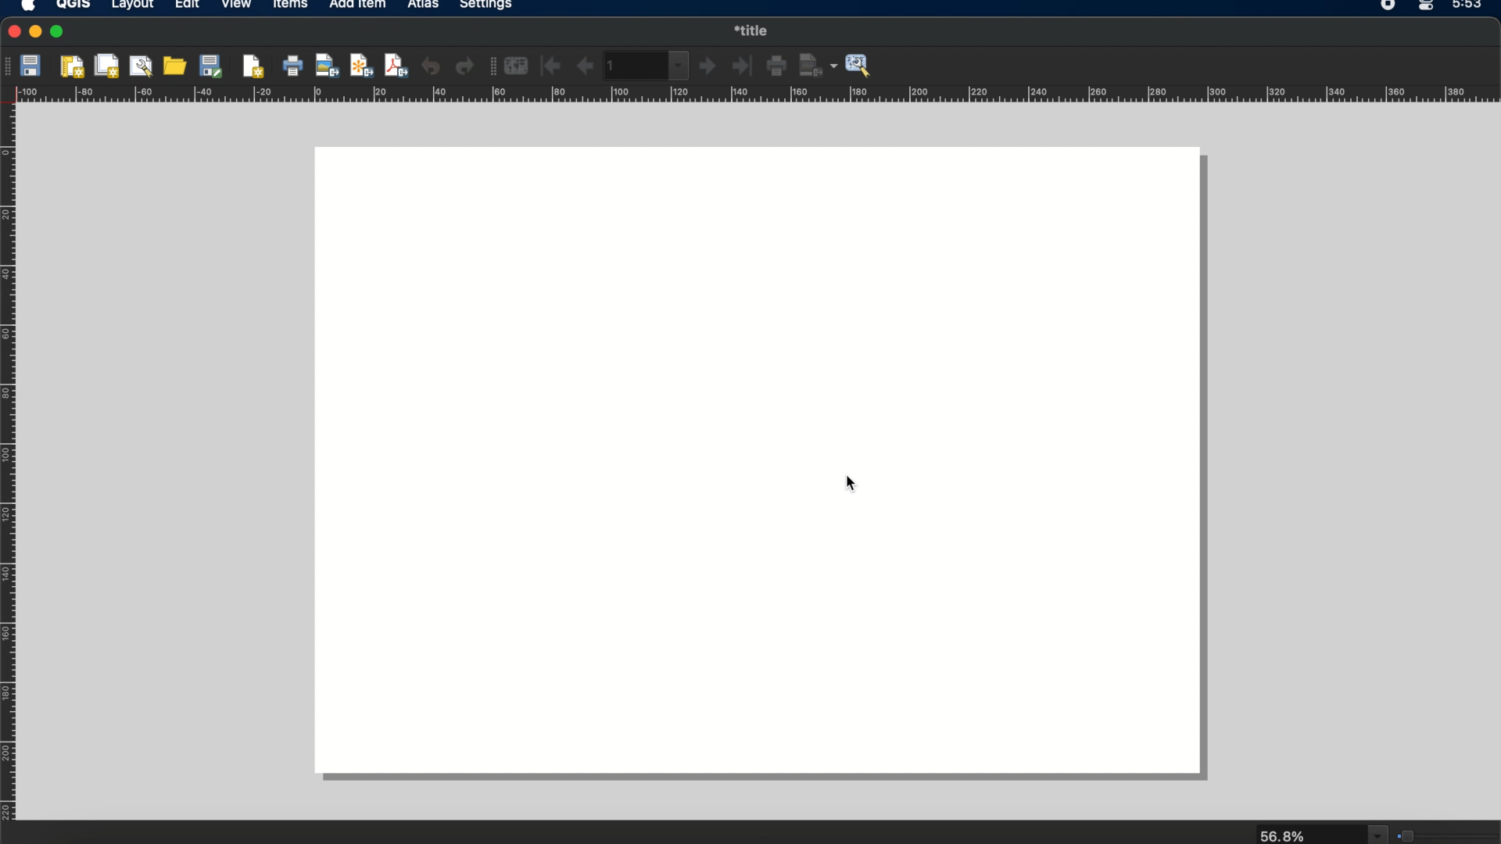 The height and width of the screenshot is (844, 1501). What do you see at coordinates (467, 66) in the screenshot?
I see `redo` at bounding box center [467, 66].